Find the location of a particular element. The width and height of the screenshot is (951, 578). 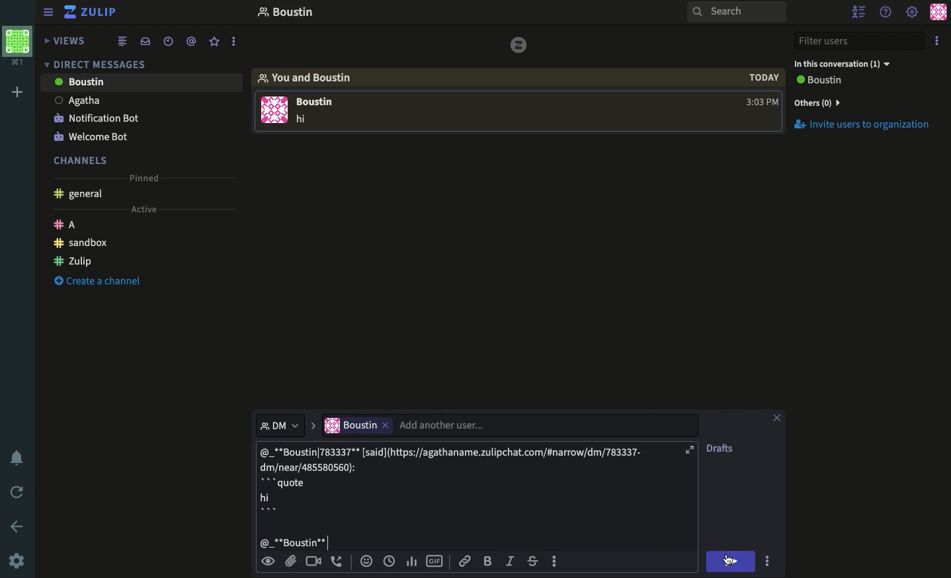

Bol is located at coordinates (490, 561).